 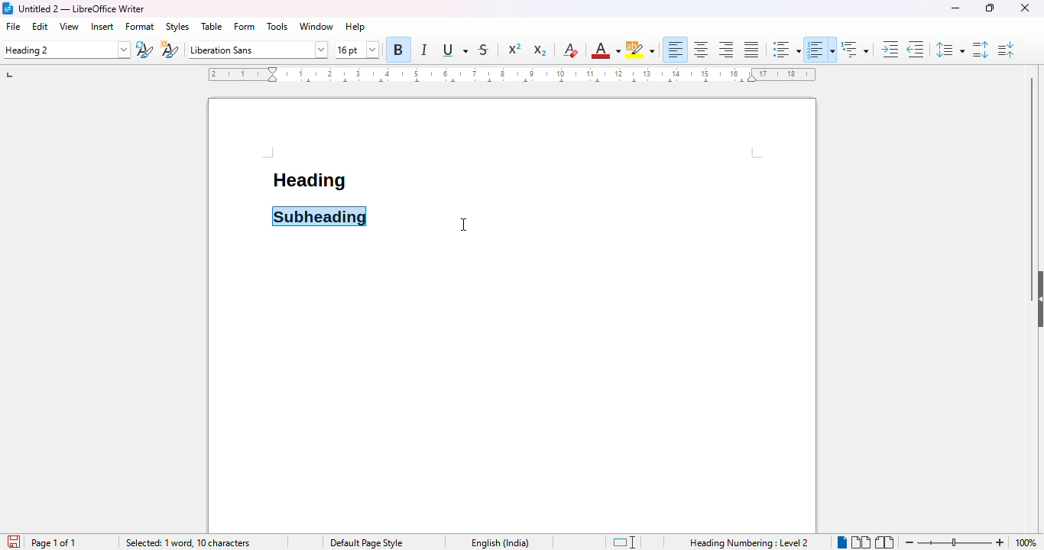 I want to click on minimize, so click(x=955, y=8).